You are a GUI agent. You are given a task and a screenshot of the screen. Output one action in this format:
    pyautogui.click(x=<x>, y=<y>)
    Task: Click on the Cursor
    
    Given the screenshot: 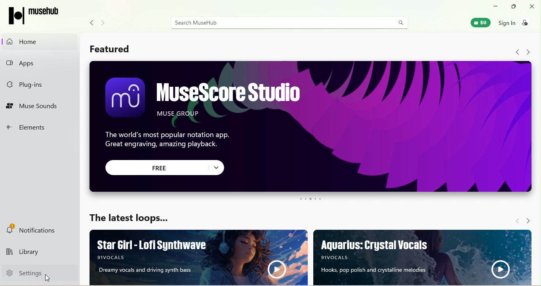 What is the action you would take?
    pyautogui.click(x=50, y=278)
    